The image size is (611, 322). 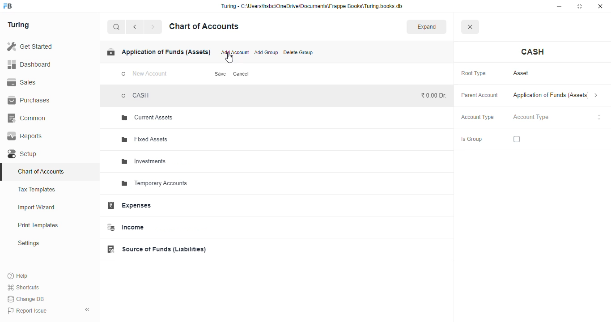 What do you see at coordinates (266, 52) in the screenshot?
I see `add group` at bounding box center [266, 52].